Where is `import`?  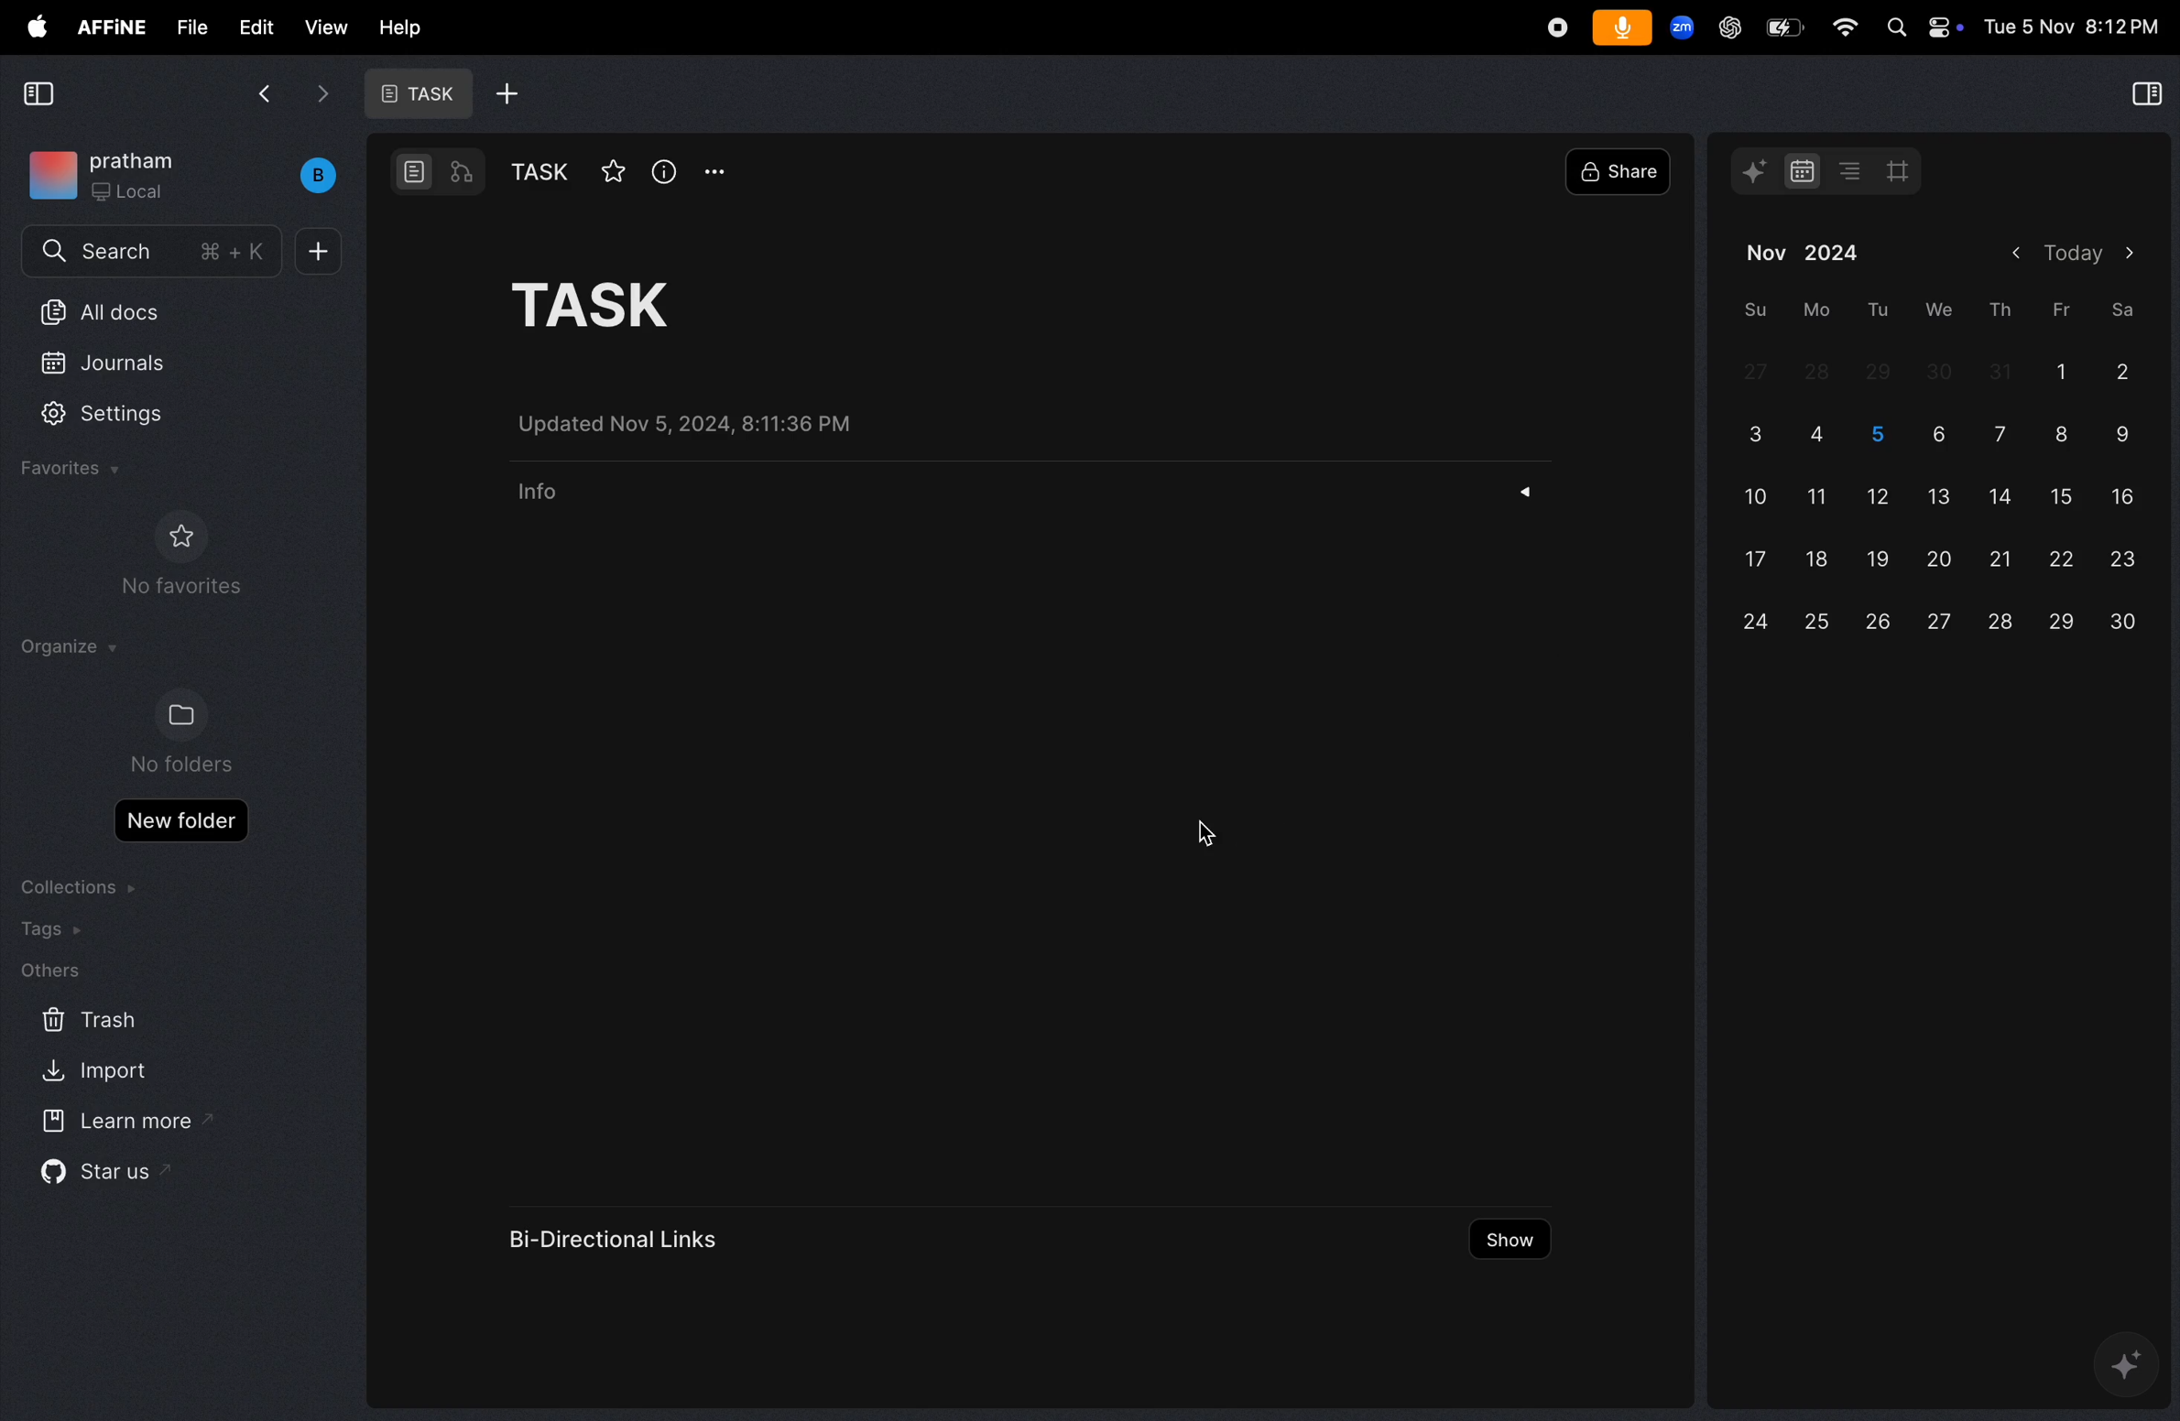
import is located at coordinates (97, 1074).